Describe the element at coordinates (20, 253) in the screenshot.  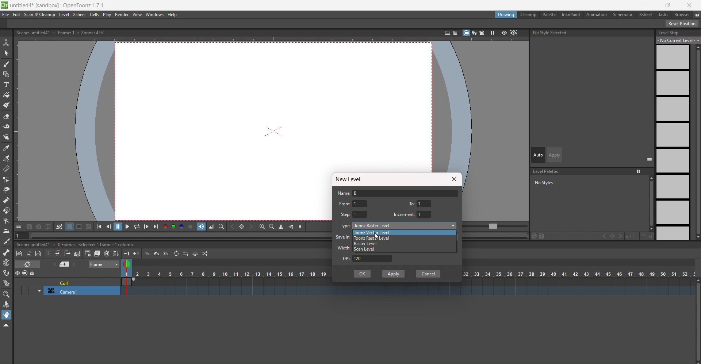
I see `new toonz raster level` at that location.